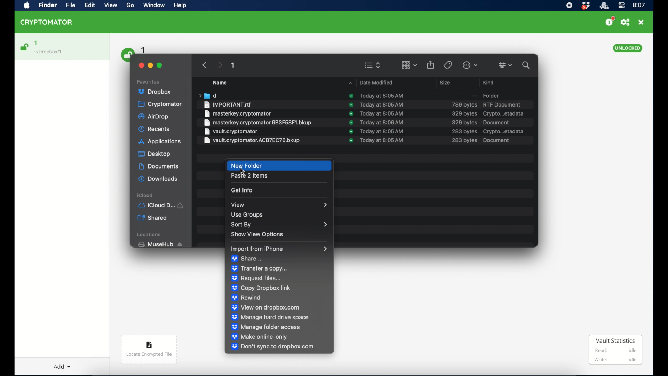  I want to click on screen recorder icon, so click(570, 5).